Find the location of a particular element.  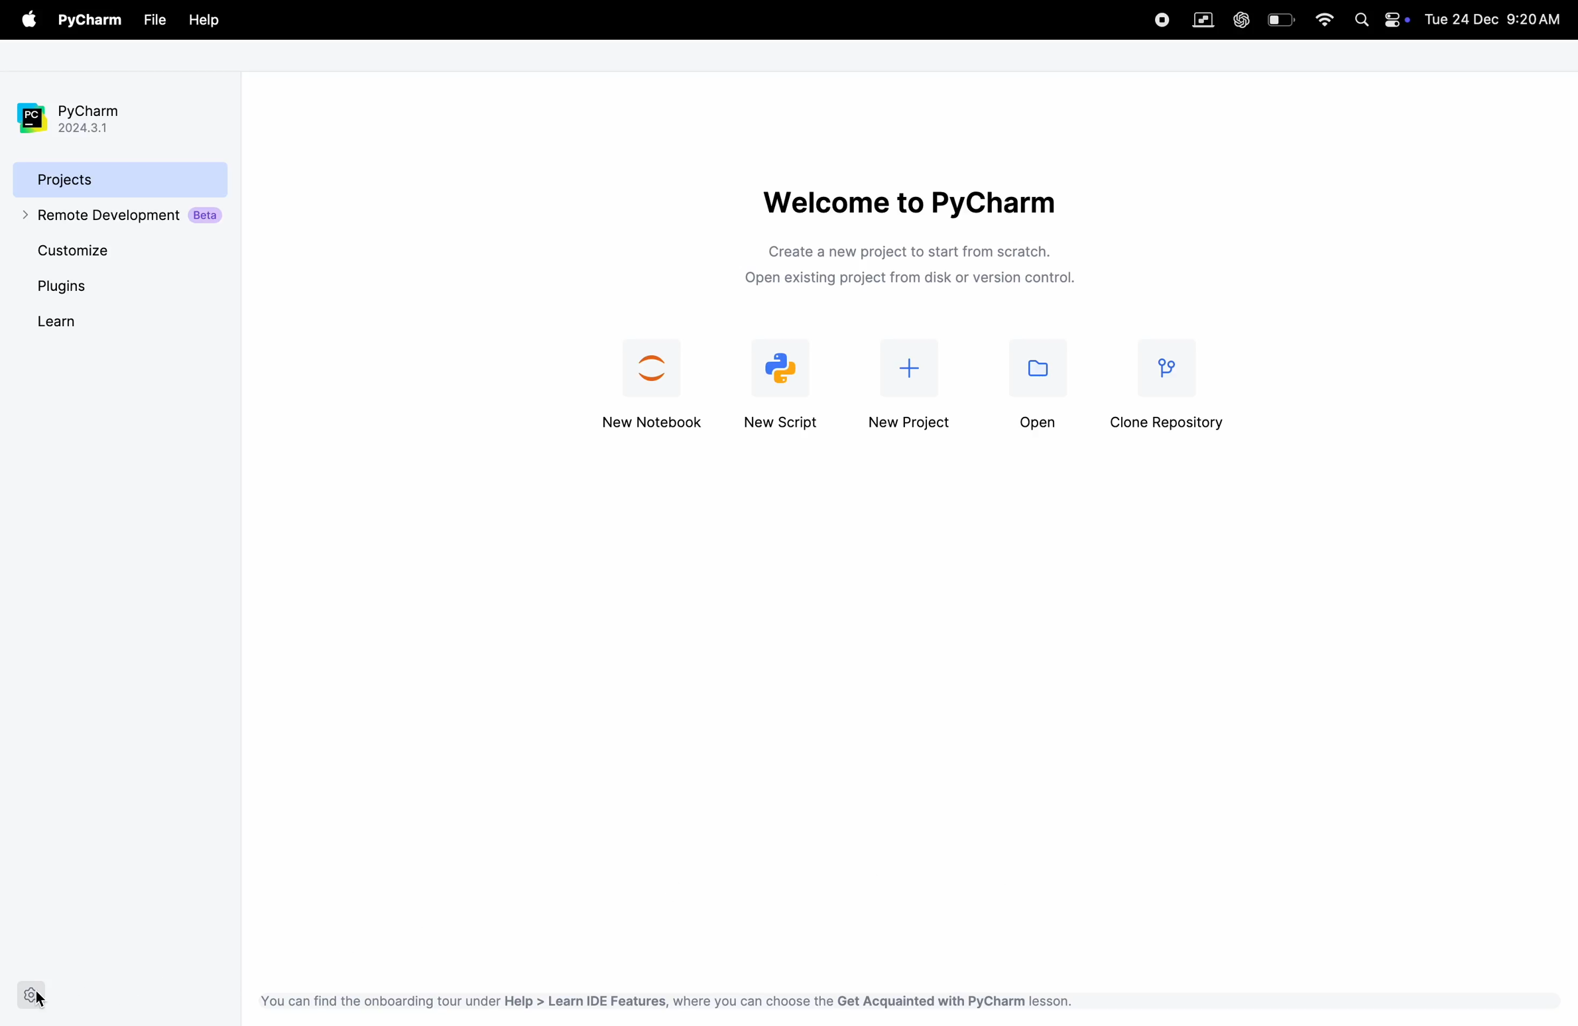

customize is located at coordinates (99, 249).